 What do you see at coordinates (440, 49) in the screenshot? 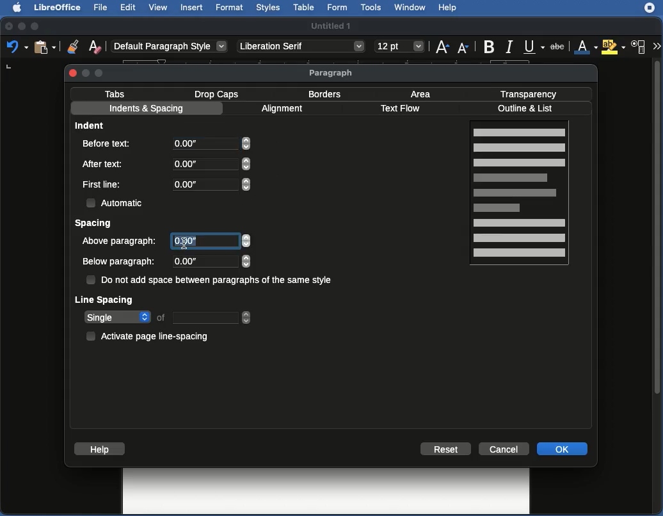
I see `font size increase` at bounding box center [440, 49].